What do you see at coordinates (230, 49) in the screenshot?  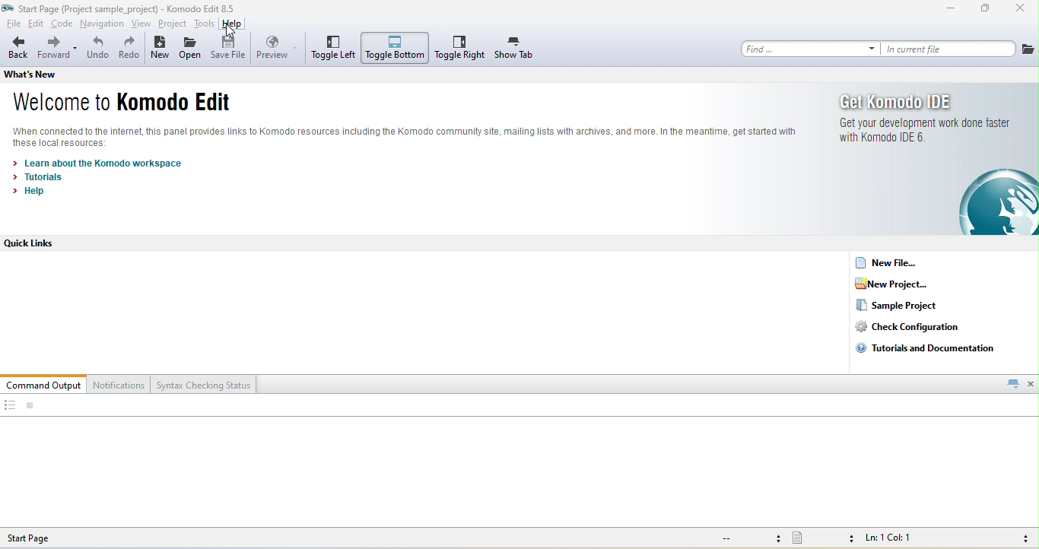 I see `save file` at bounding box center [230, 49].